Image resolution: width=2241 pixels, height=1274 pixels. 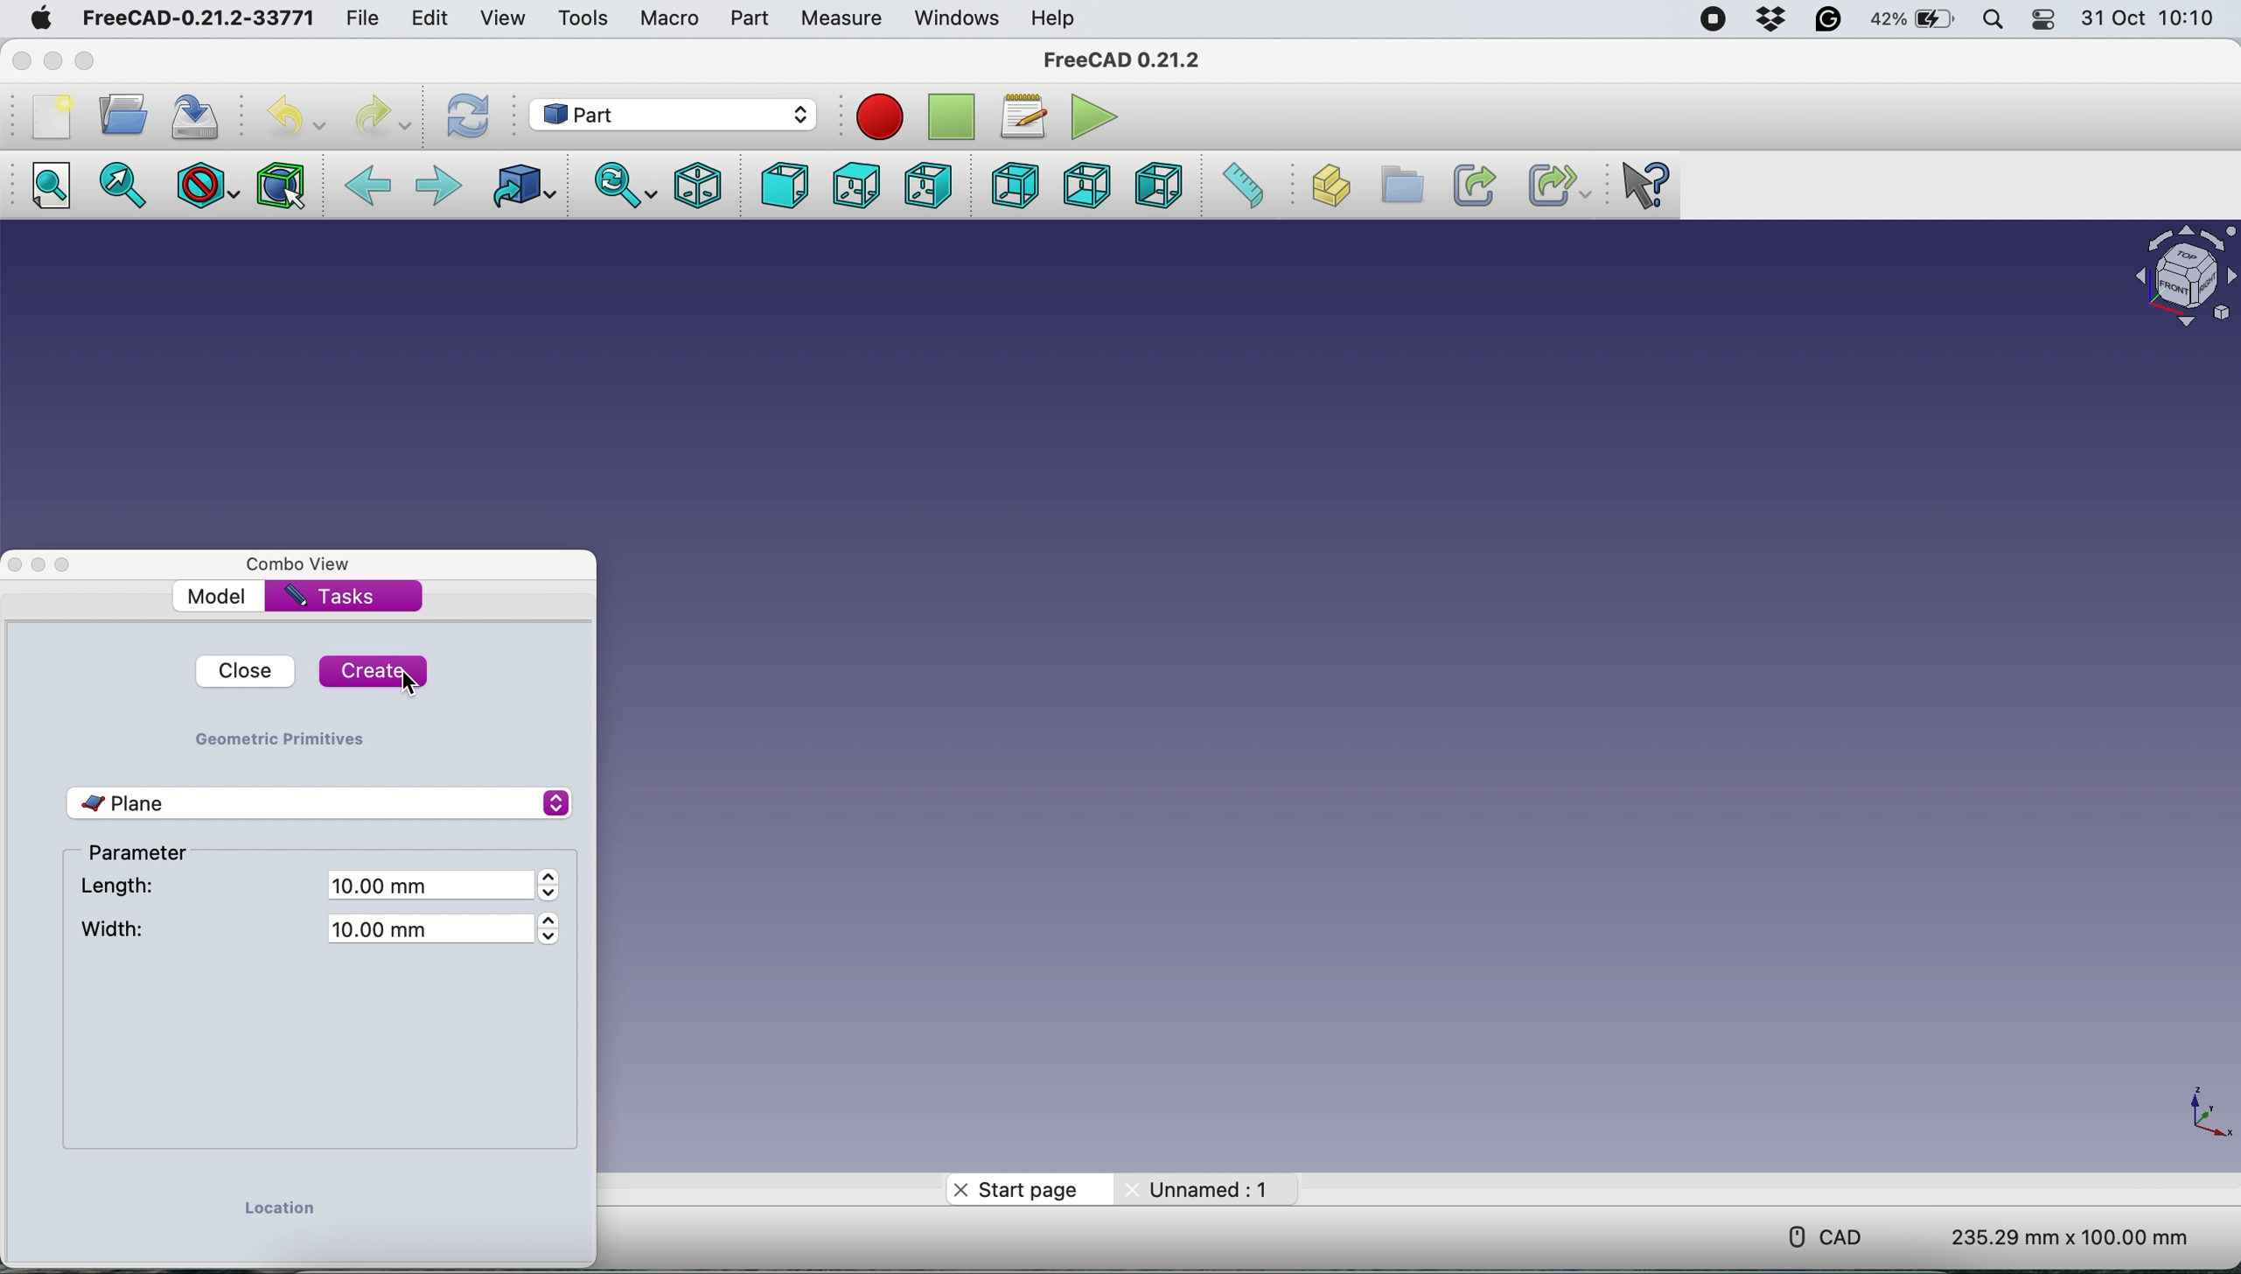 What do you see at coordinates (778, 185) in the screenshot?
I see `Front` at bounding box center [778, 185].